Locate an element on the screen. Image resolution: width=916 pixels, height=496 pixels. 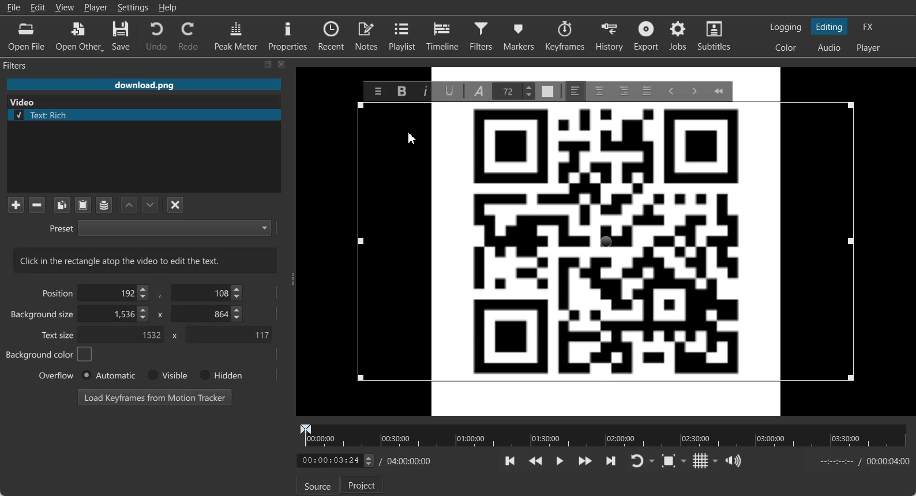
File is located at coordinates (144, 85).